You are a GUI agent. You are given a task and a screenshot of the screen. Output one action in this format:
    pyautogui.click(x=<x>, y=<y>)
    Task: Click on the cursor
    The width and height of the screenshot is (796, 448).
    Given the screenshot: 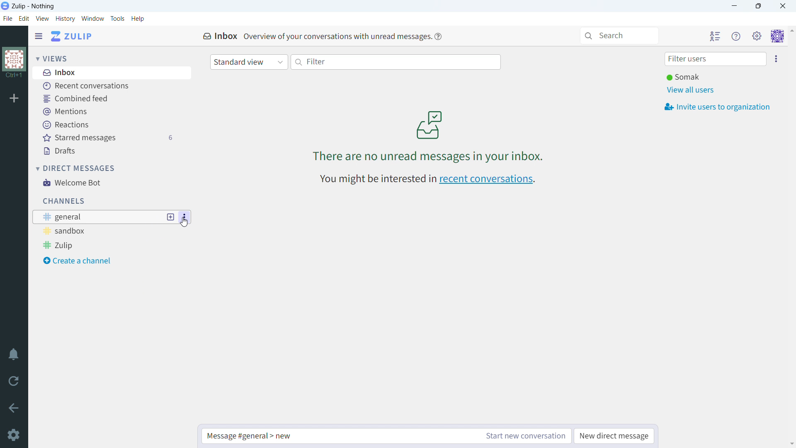 What is the action you would take?
    pyautogui.click(x=184, y=223)
    